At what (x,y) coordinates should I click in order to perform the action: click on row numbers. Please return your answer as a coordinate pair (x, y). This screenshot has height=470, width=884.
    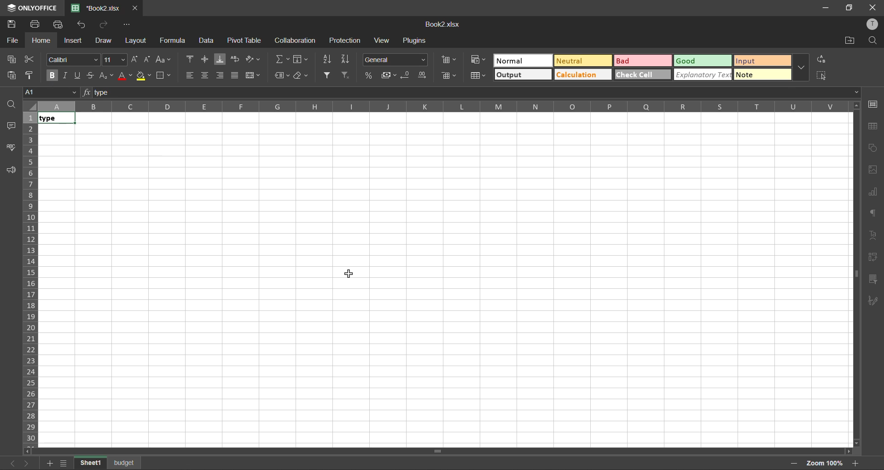
    Looking at the image, I should click on (30, 278).